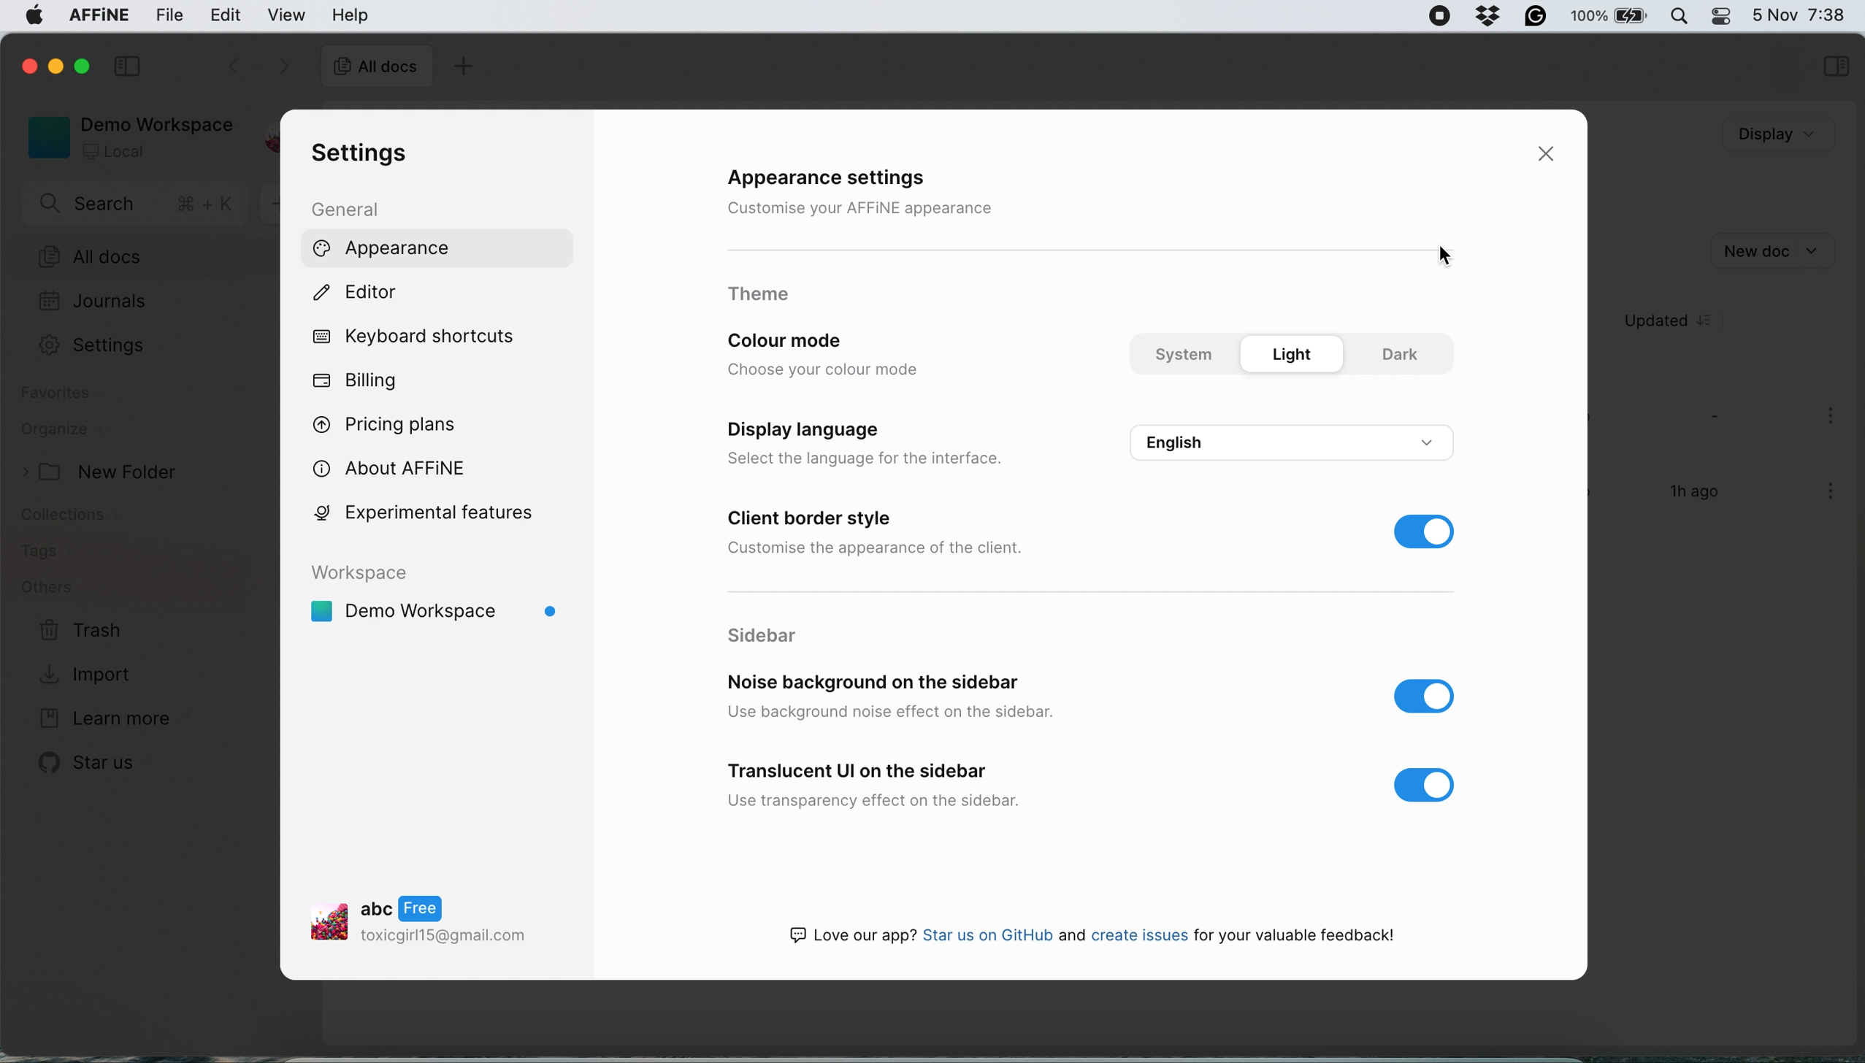 The image size is (1865, 1063). What do you see at coordinates (439, 923) in the screenshot?
I see `profile` at bounding box center [439, 923].